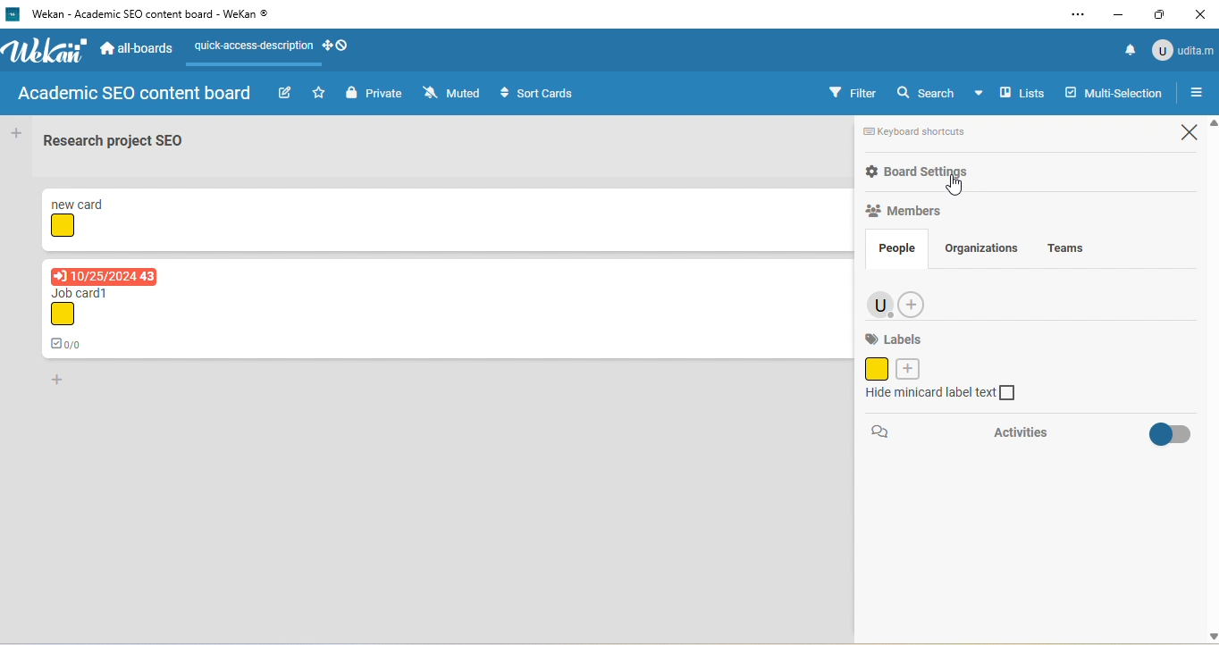 This screenshot has height=645, width=1219. I want to click on add, so click(17, 136).